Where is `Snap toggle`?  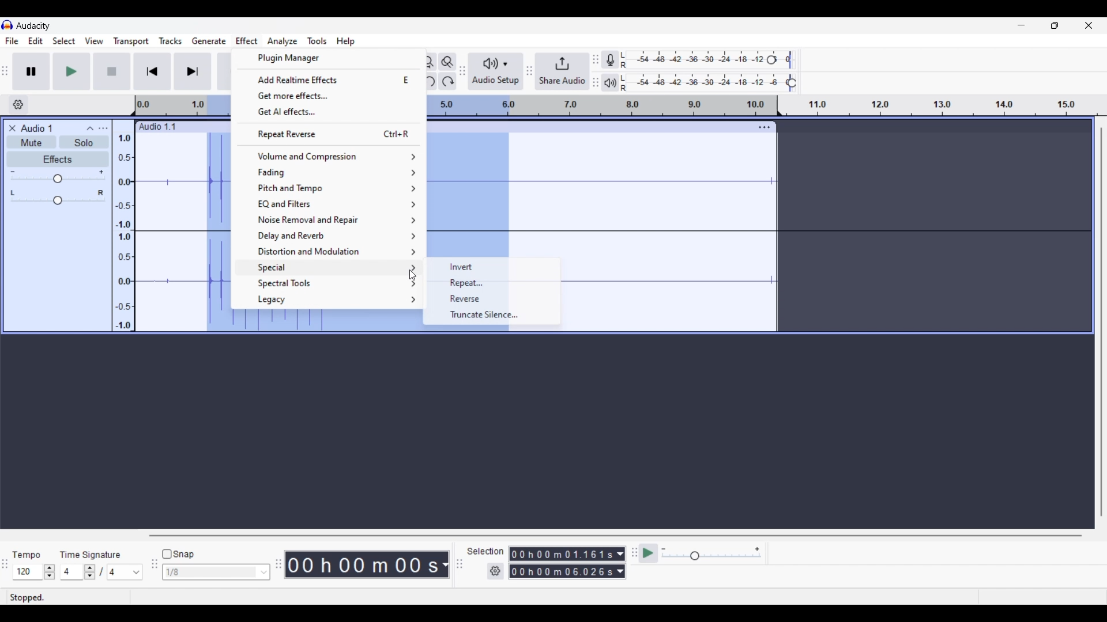
Snap toggle is located at coordinates (178, 555).